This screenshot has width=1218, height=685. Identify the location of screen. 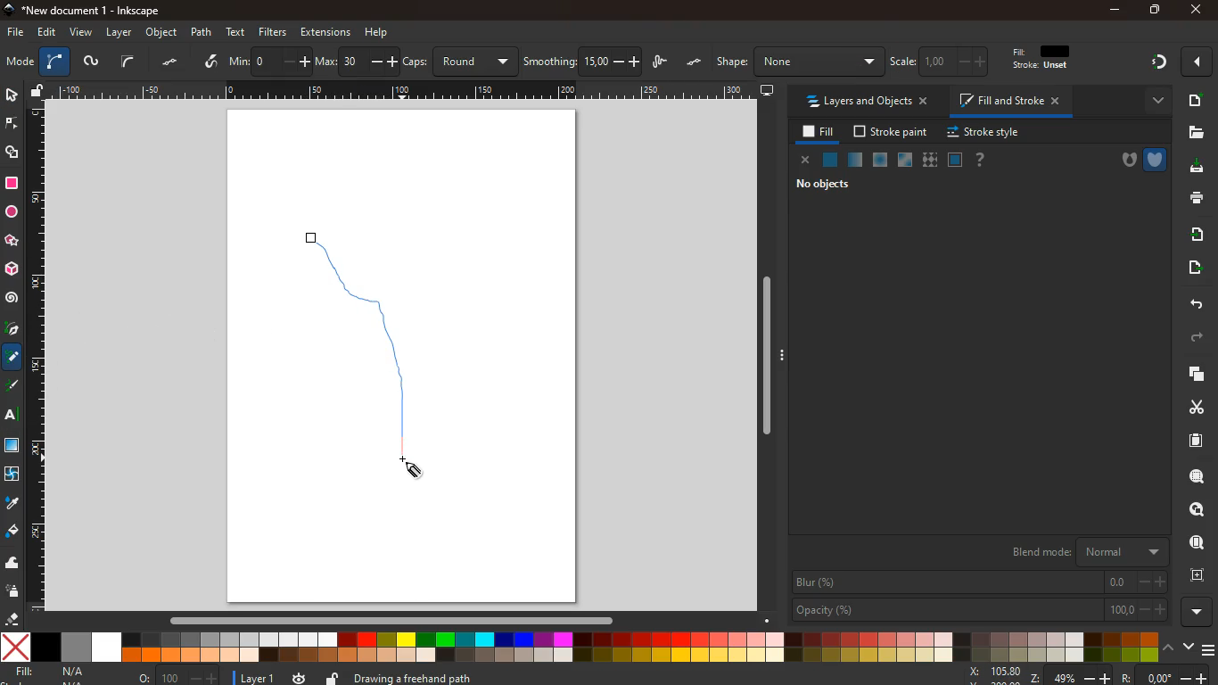
(18, 62).